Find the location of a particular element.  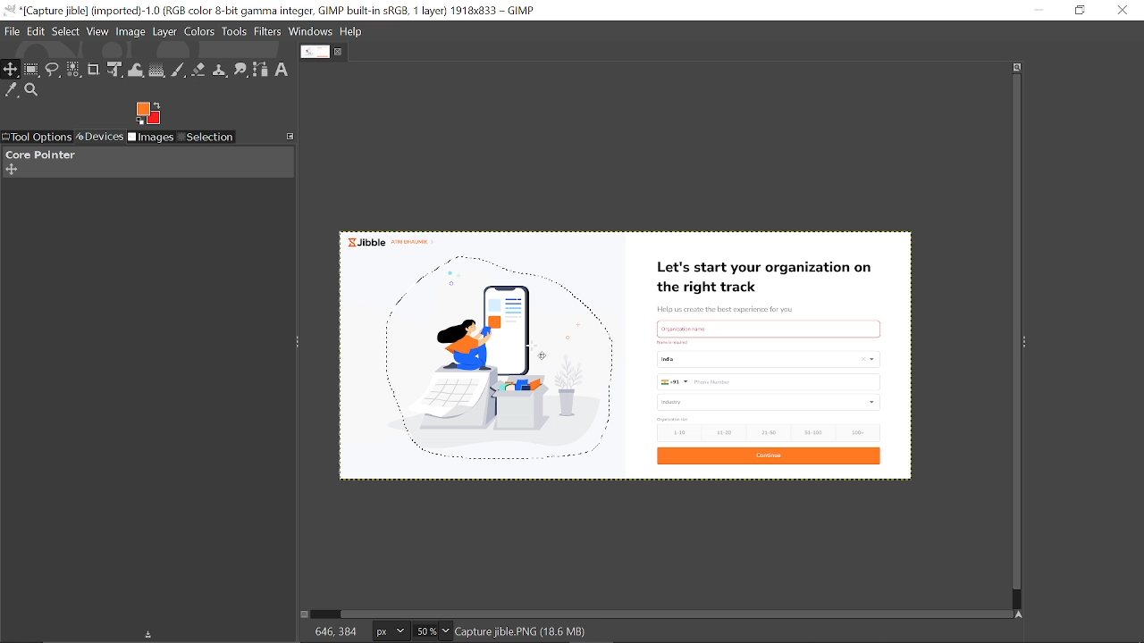

Current tab is located at coordinates (315, 51).